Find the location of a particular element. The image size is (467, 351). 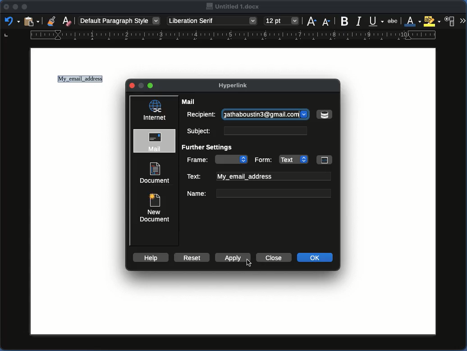

Clipboard is located at coordinates (31, 22).